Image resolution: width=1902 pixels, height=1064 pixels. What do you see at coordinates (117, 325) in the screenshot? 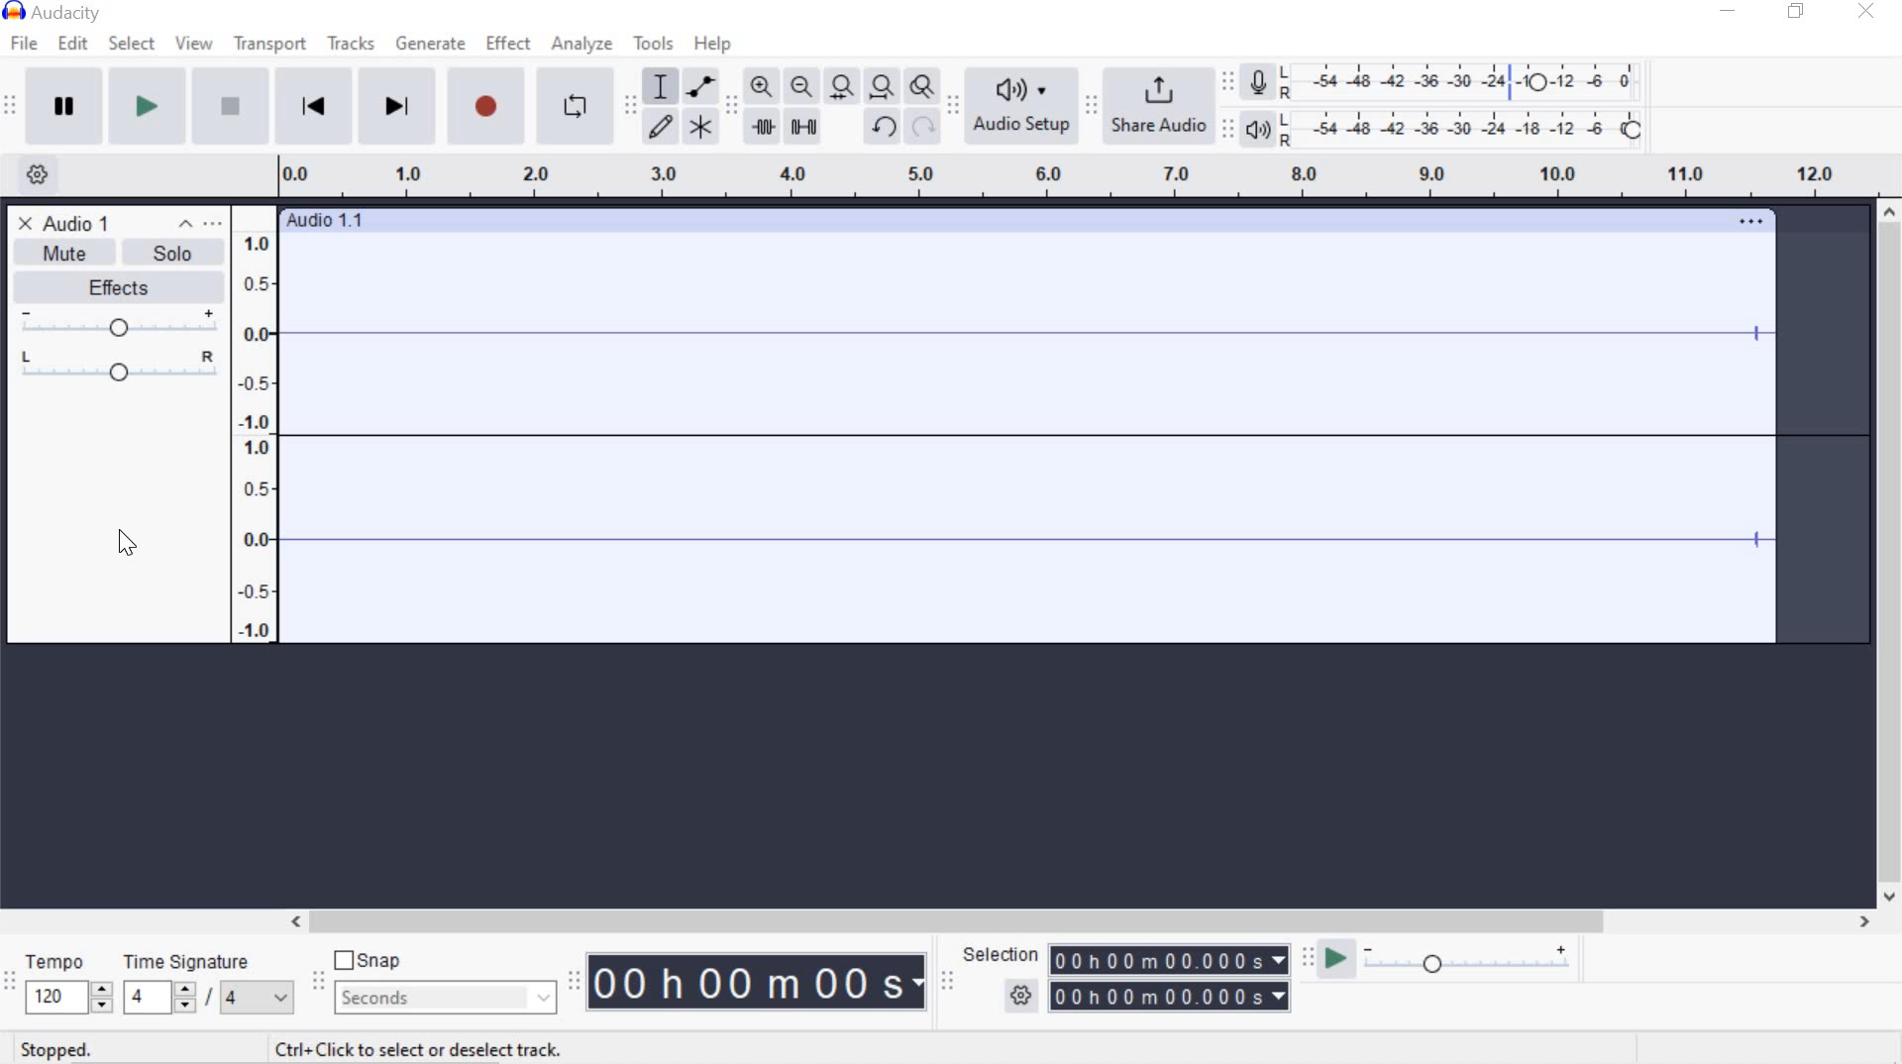
I see `Gain` at bounding box center [117, 325].